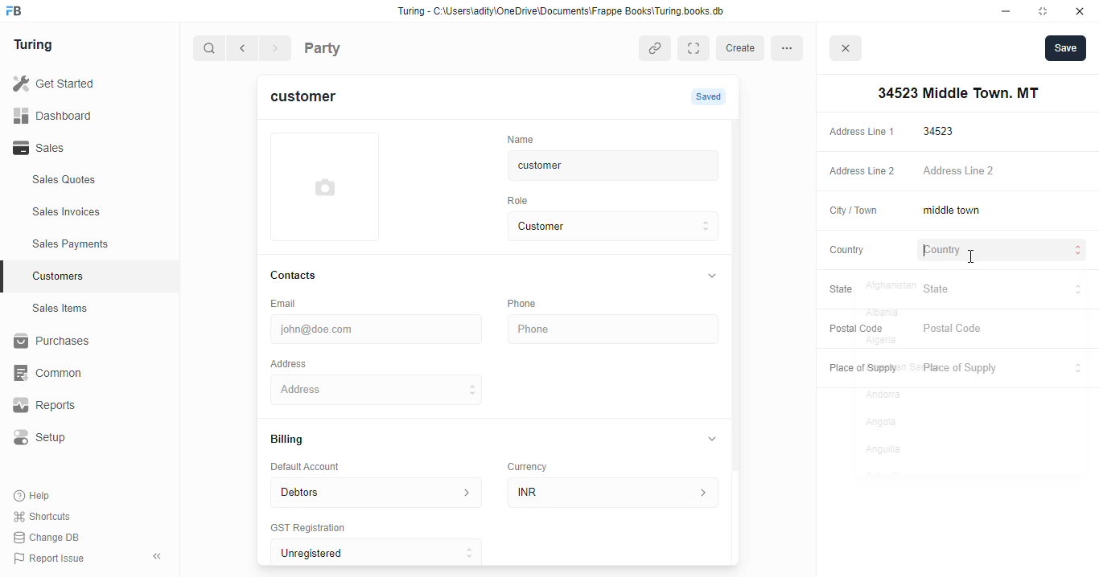 The height and width of the screenshot is (577, 1099). Describe the element at coordinates (955, 93) in the screenshot. I see `34523 Middle Town. MT` at that location.